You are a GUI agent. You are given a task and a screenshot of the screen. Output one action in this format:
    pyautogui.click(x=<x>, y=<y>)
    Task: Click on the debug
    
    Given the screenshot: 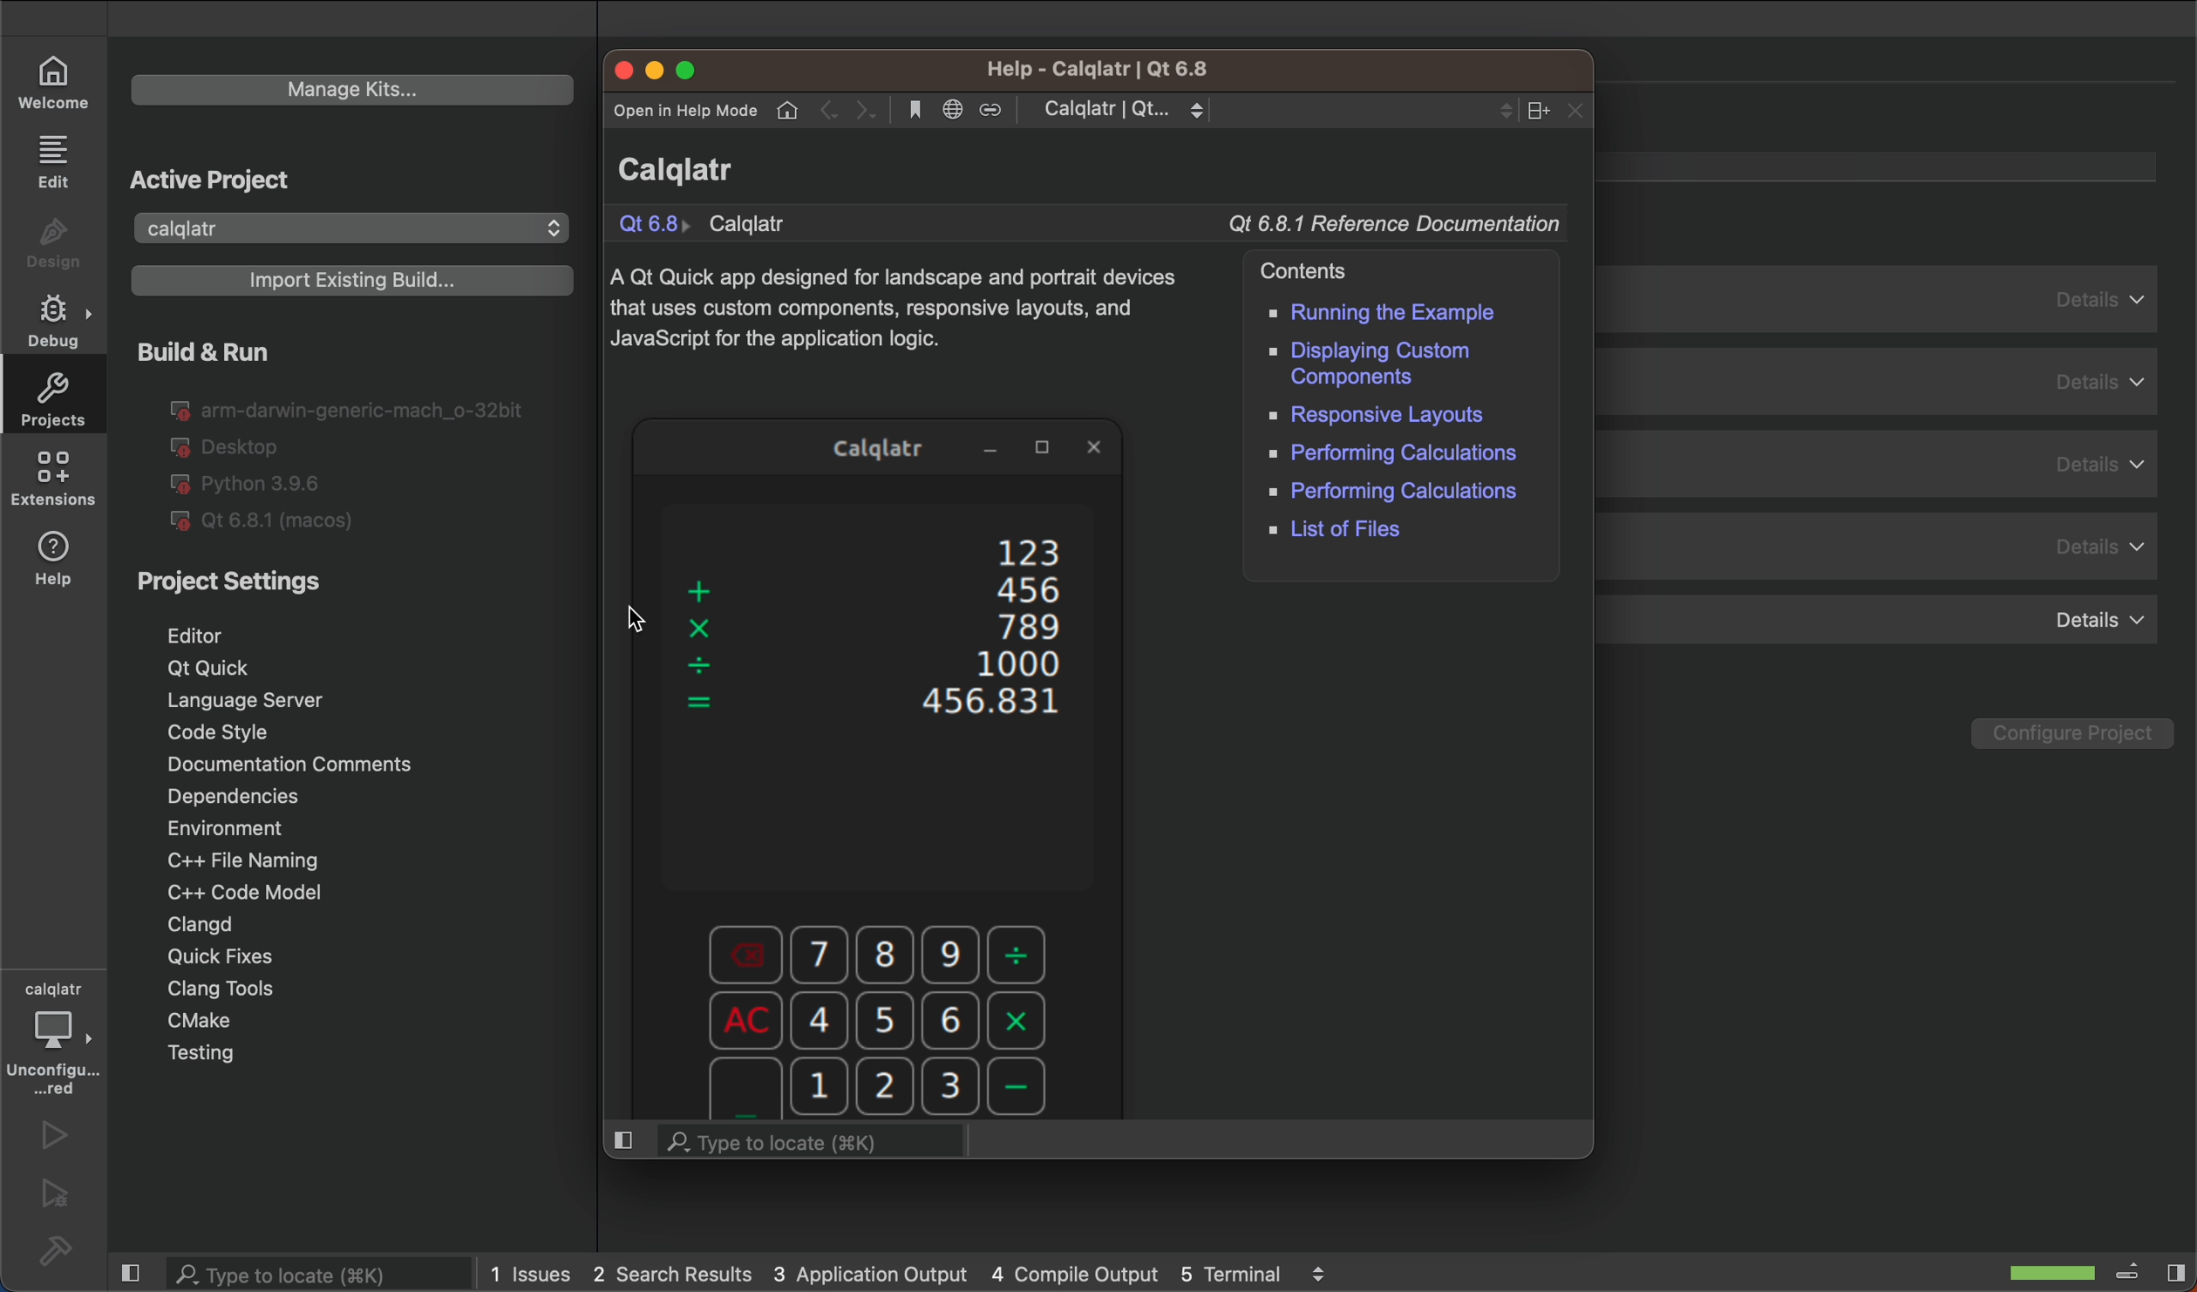 What is the action you would take?
    pyautogui.click(x=57, y=321)
    